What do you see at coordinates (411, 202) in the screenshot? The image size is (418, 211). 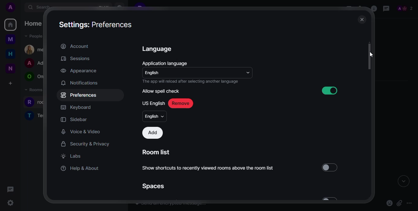 I see `more` at bounding box center [411, 202].